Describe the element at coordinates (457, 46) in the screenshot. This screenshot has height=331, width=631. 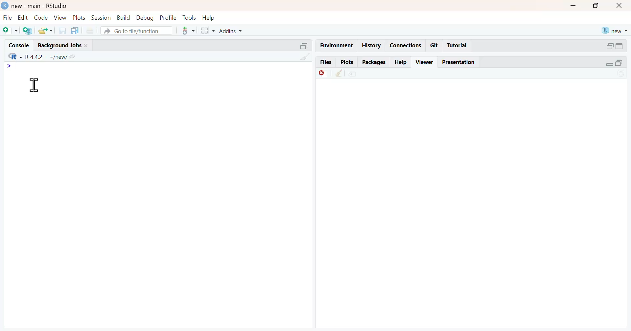
I see `tutorial` at that location.